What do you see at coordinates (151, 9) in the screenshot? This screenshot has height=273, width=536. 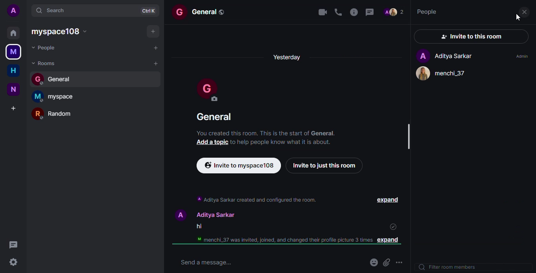 I see `ctrl+k` at bounding box center [151, 9].